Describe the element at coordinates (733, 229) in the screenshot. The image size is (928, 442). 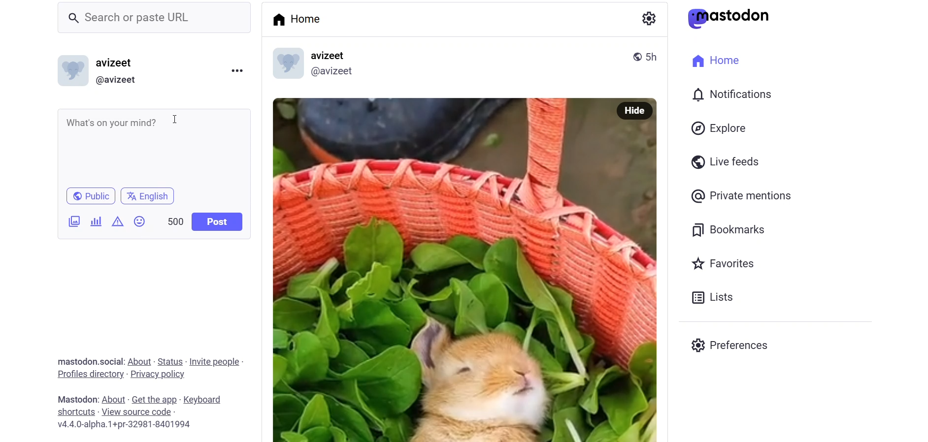
I see `bookmark` at that location.